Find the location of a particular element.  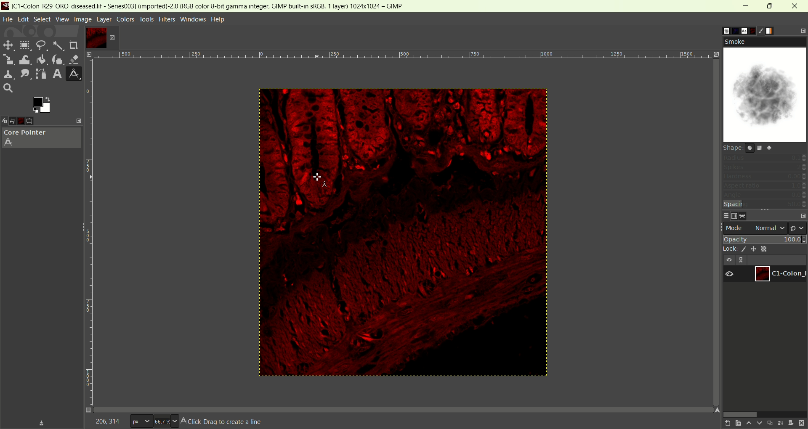

layer1 is located at coordinates (779, 274).